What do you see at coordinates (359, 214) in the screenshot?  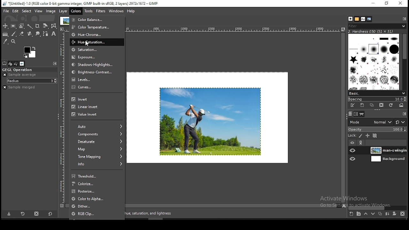 I see `new layer group` at bounding box center [359, 214].